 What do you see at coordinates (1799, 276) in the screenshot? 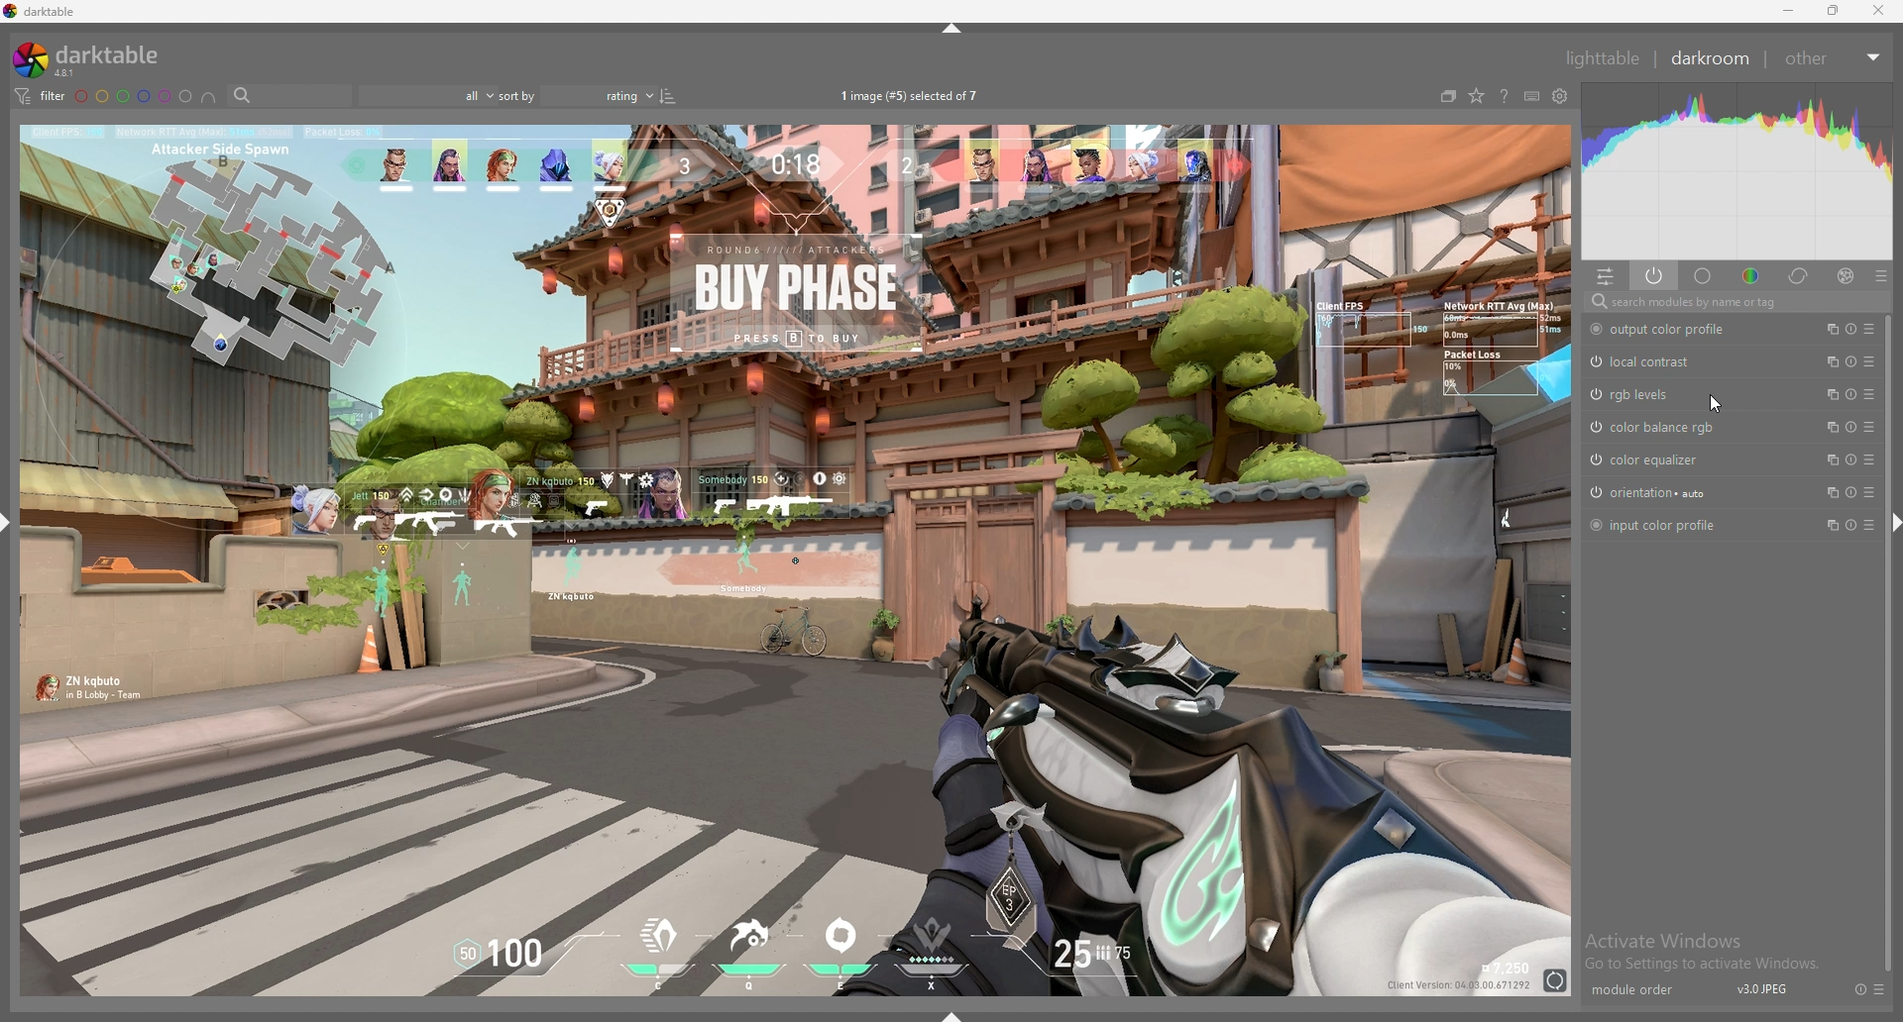
I see `correct` at bounding box center [1799, 276].